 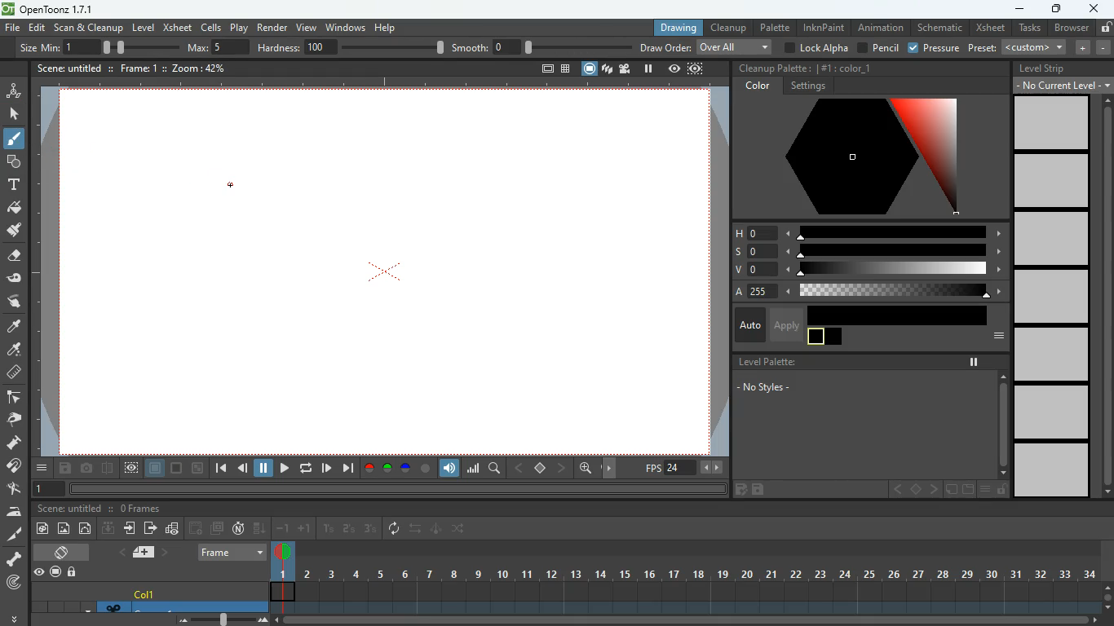 What do you see at coordinates (349, 529) in the screenshot?
I see `2` at bounding box center [349, 529].